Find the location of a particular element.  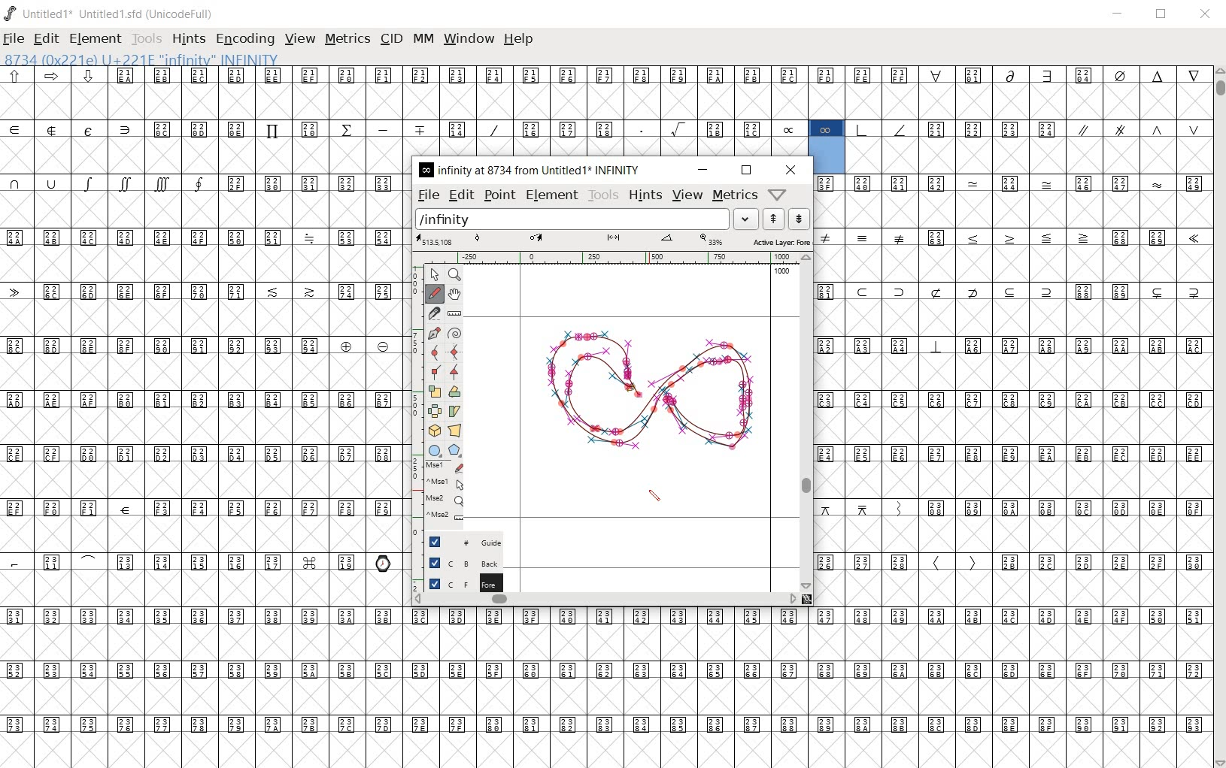

empty glyph slots is located at coordinates (201, 210).